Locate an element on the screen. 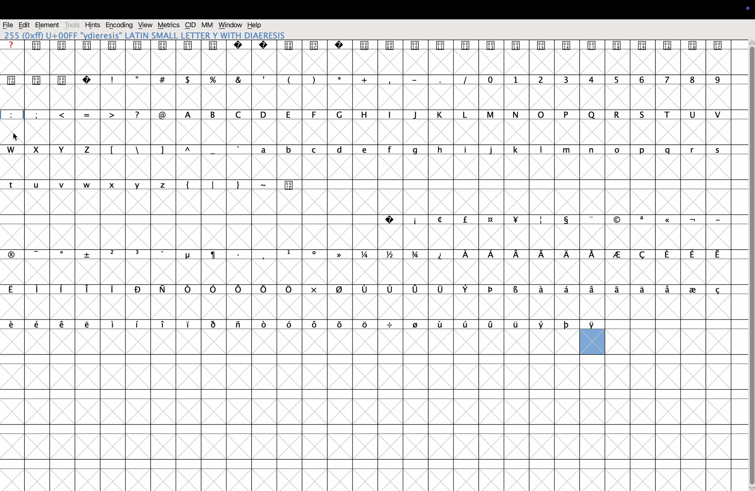 This screenshot has height=491, width=755. k is located at coordinates (516, 162).